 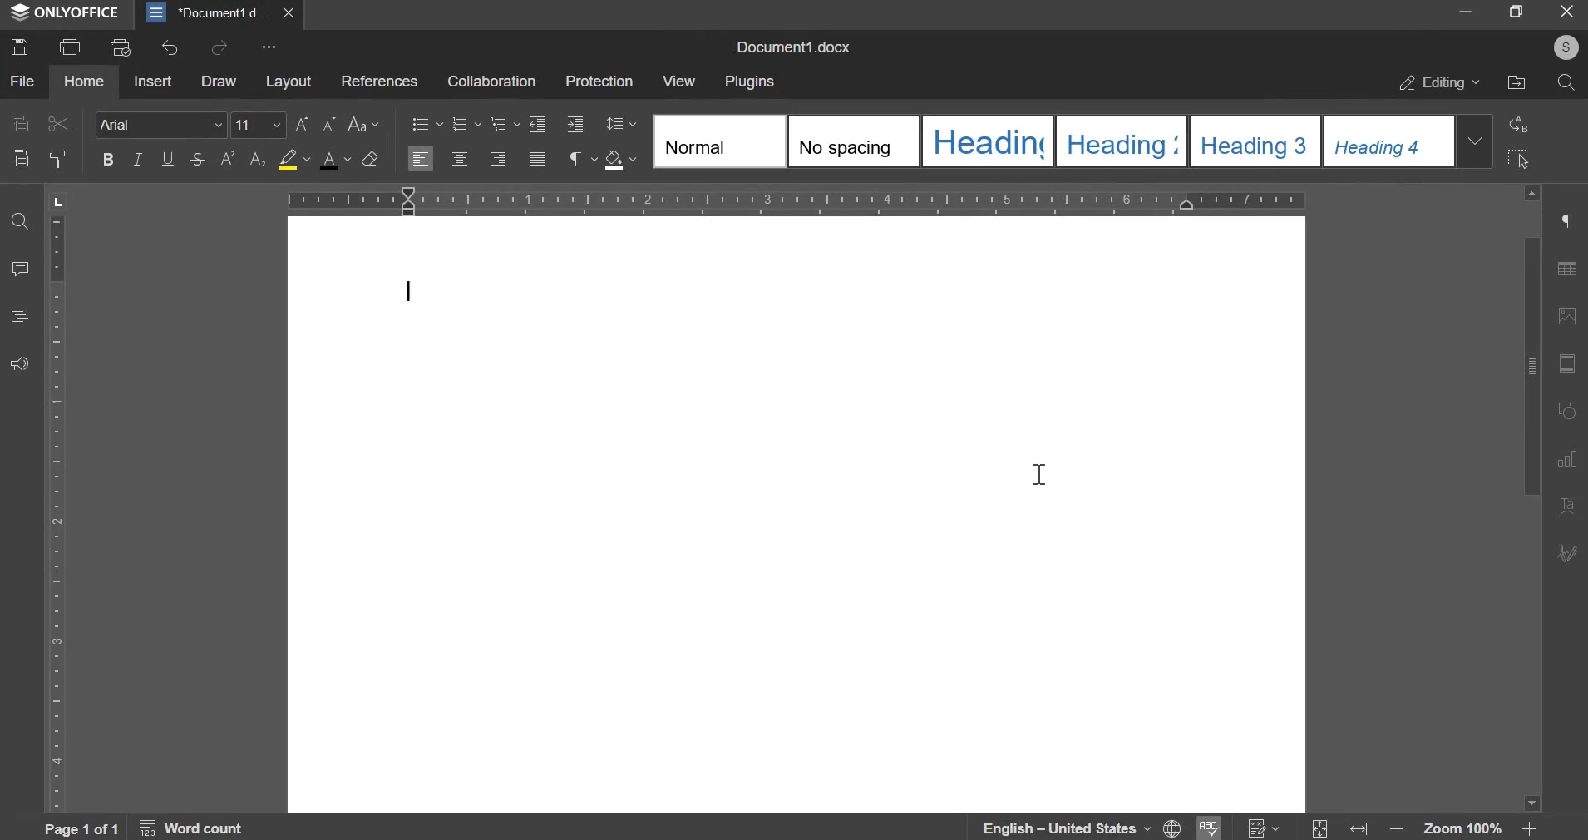 I want to click on plugins, so click(x=752, y=82).